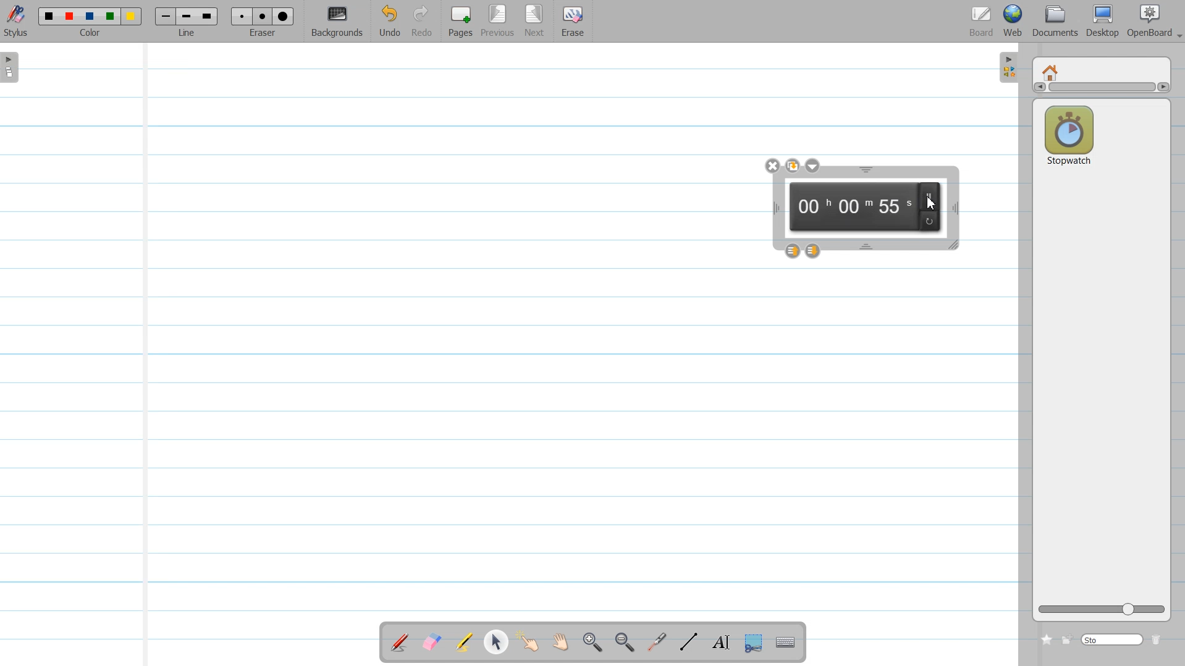 This screenshot has height=666, width=1185. What do you see at coordinates (423, 22) in the screenshot?
I see `Redo` at bounding box center [423, 22].